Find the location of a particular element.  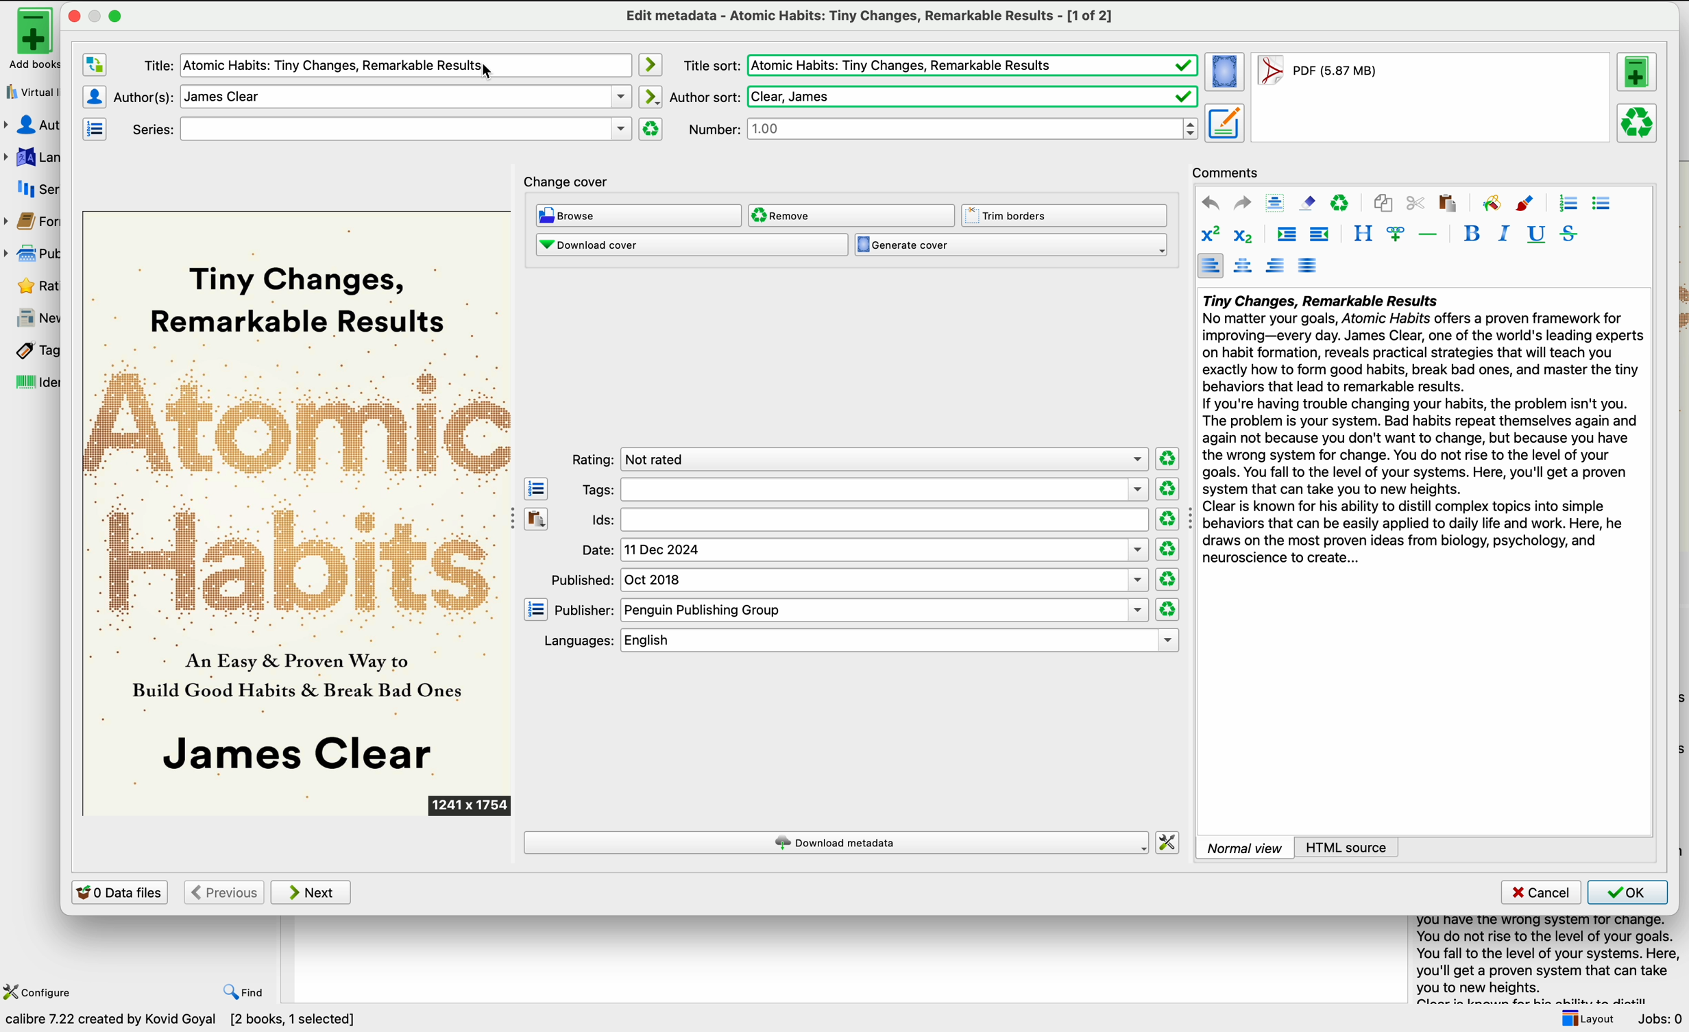

align left is located at coordinates (1210, 265).